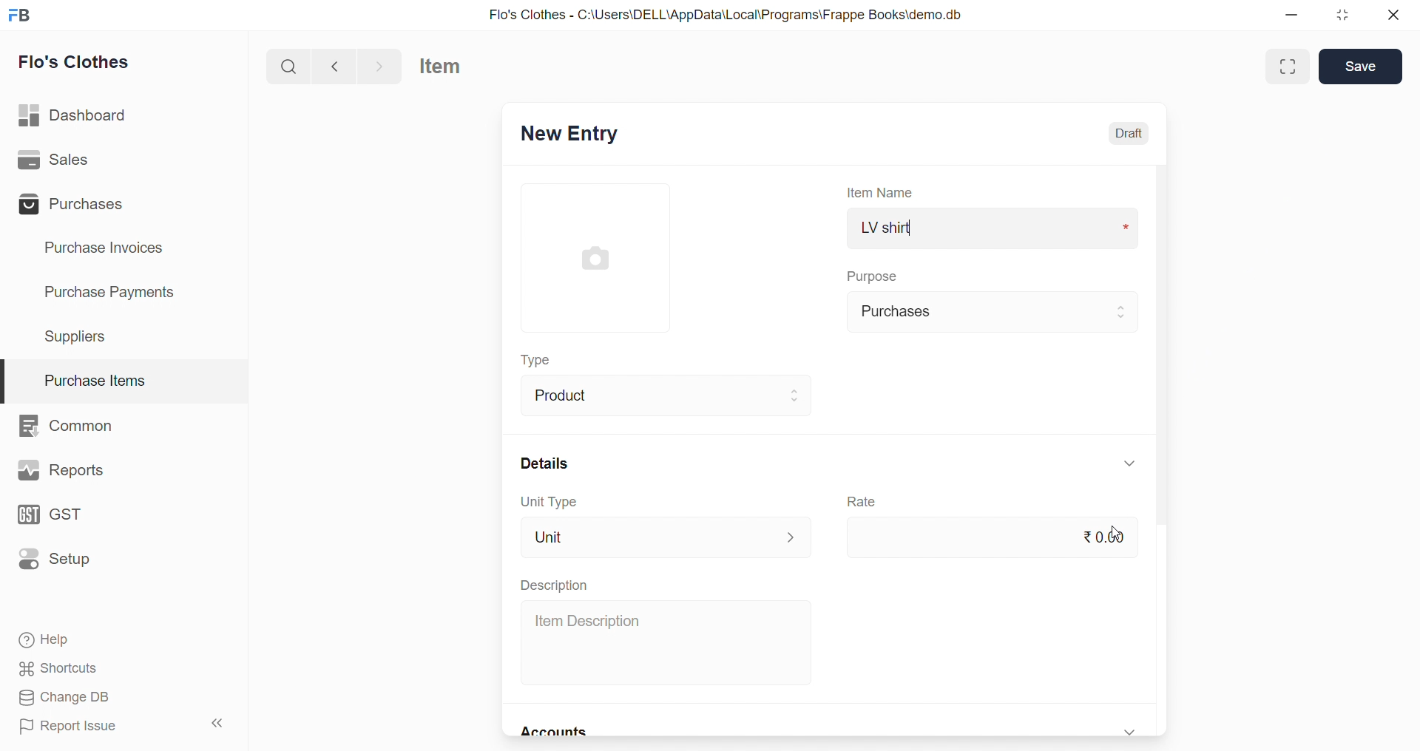 This screenshot has height=751, width=1420. Describe the element at coordinates (553, 585) in the screenshot. I see `Description` at that location.